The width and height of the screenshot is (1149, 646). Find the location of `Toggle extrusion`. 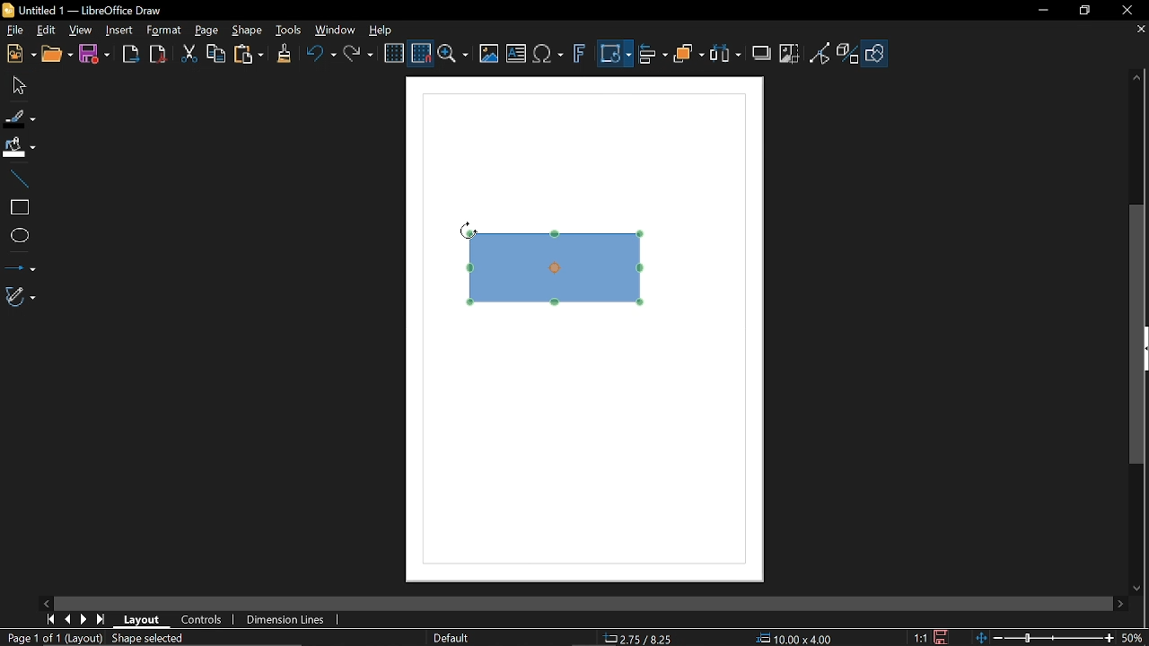

Toggle extrusion is located at coordinates (849, 55).